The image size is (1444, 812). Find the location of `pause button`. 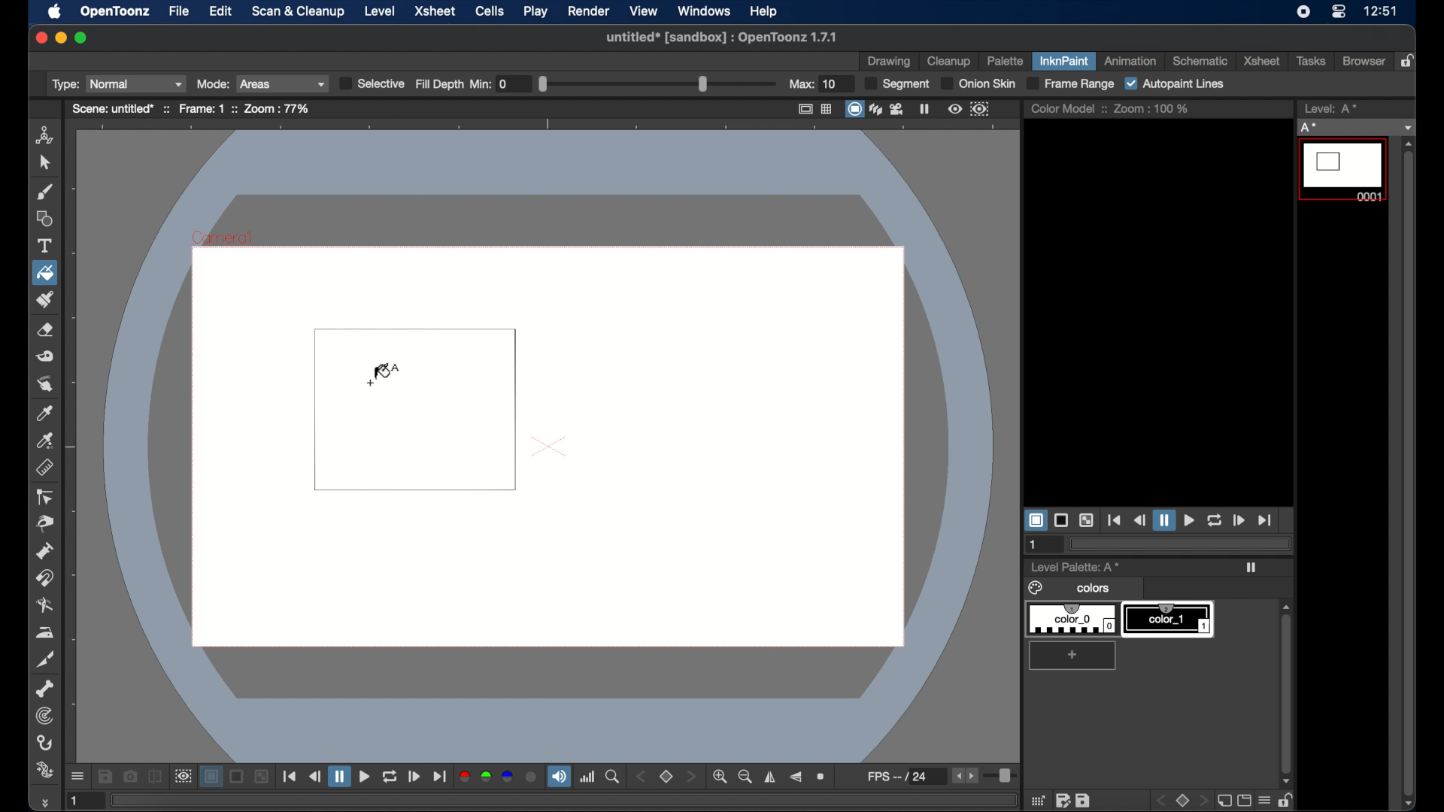

pause button is located at coordinates (339, 776).